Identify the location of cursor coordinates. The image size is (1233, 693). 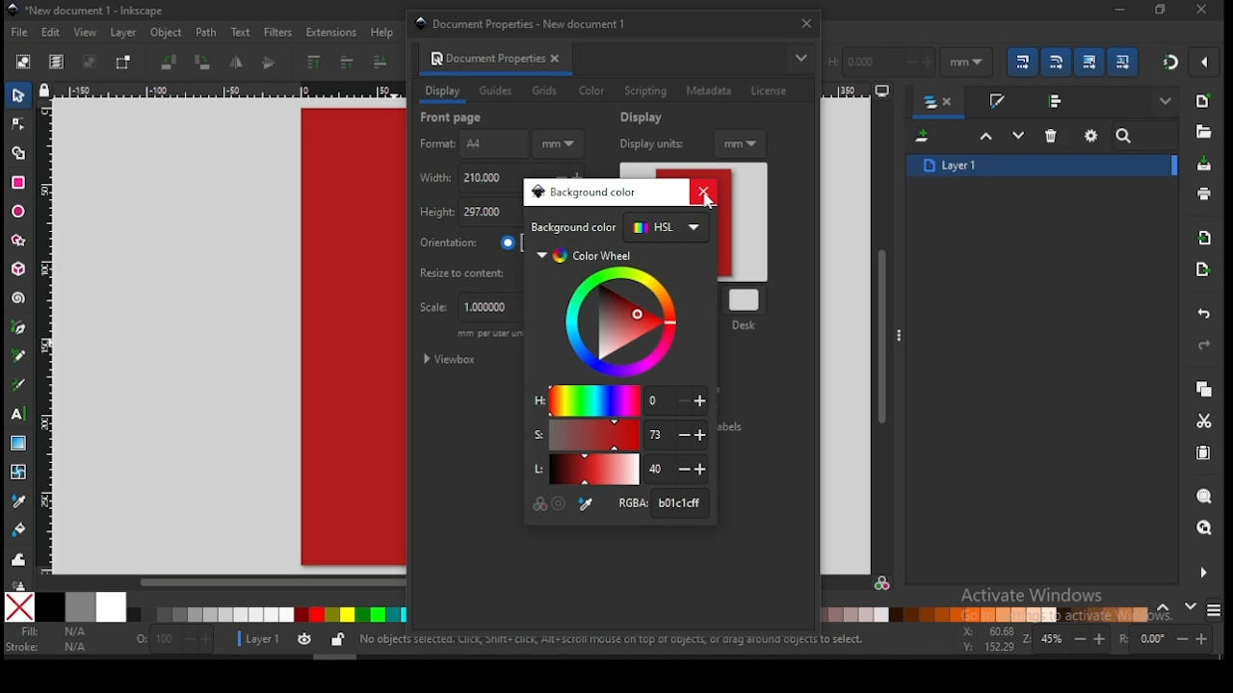
(985, 637).